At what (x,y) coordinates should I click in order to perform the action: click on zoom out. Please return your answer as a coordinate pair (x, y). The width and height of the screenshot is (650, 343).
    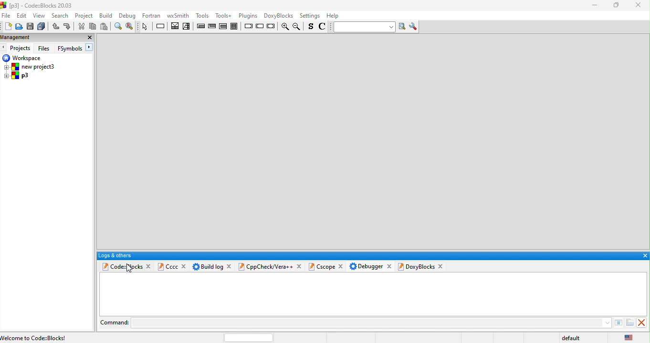
    Looking at the image, I should click on (298, 27).